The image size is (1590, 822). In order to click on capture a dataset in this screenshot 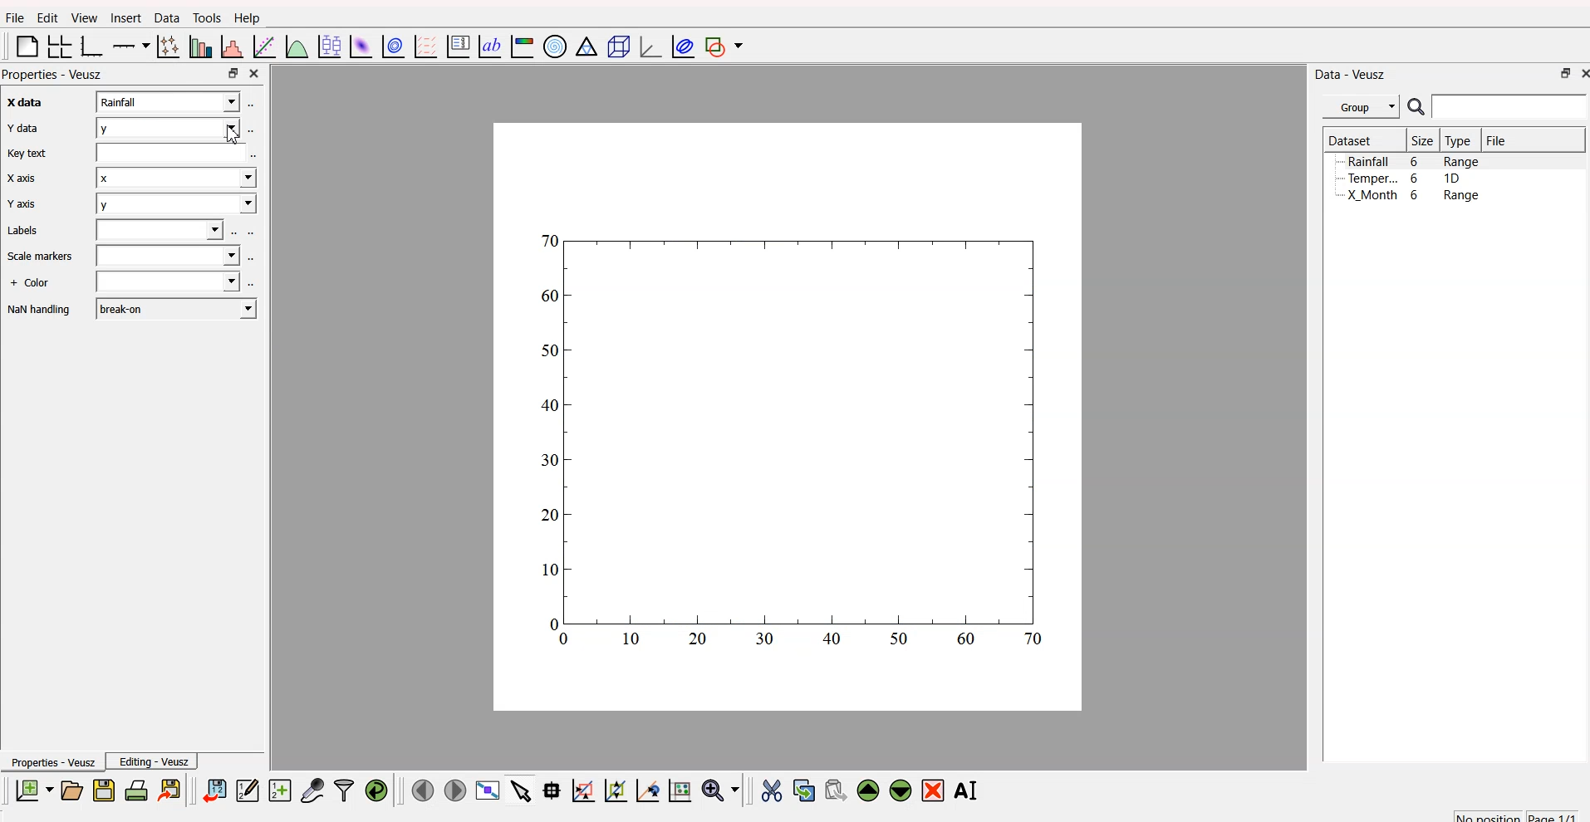, I will do `click(312, 787)`.